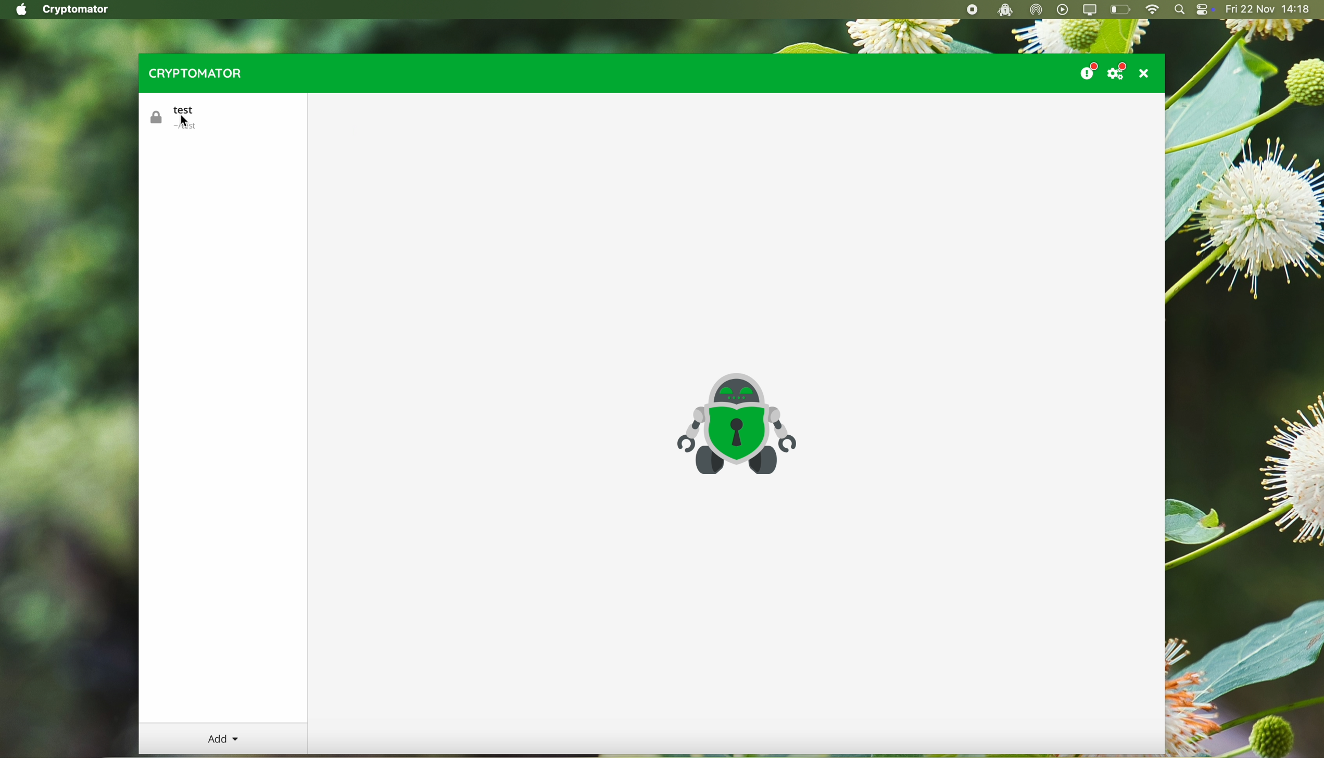 This screenshot has width=1324, height=758. What do you see at coordinates (1179, 10) in the screenshot?
I see `spotlight search` at bounding box center [1179, 10].